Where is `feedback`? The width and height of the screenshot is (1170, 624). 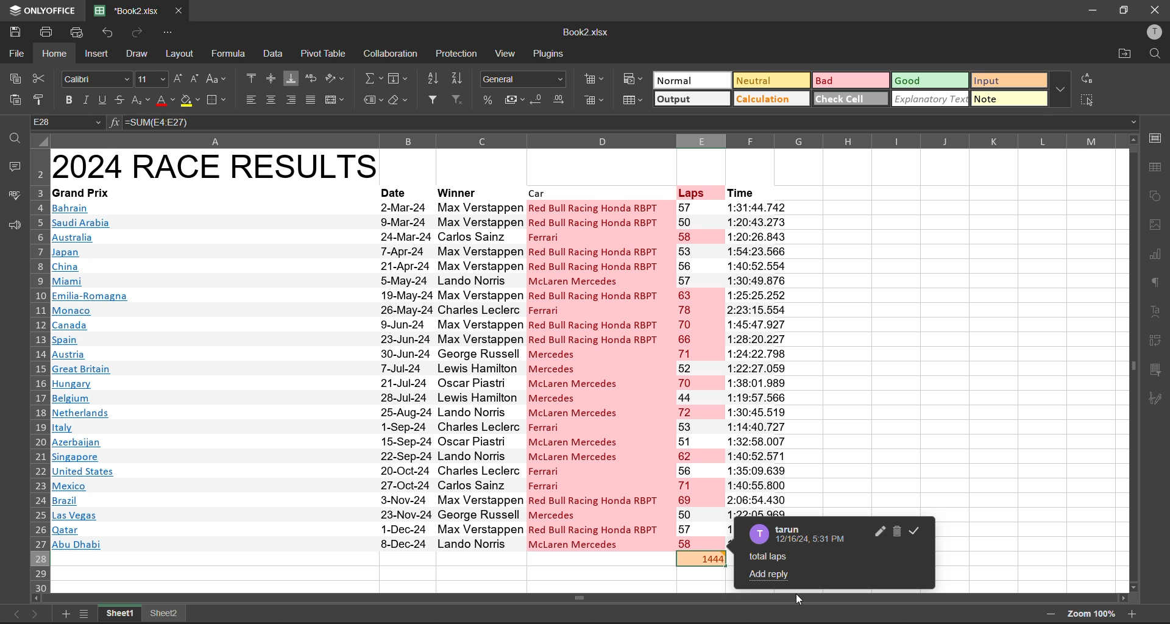 feedback is located at coordinates (12, 225).